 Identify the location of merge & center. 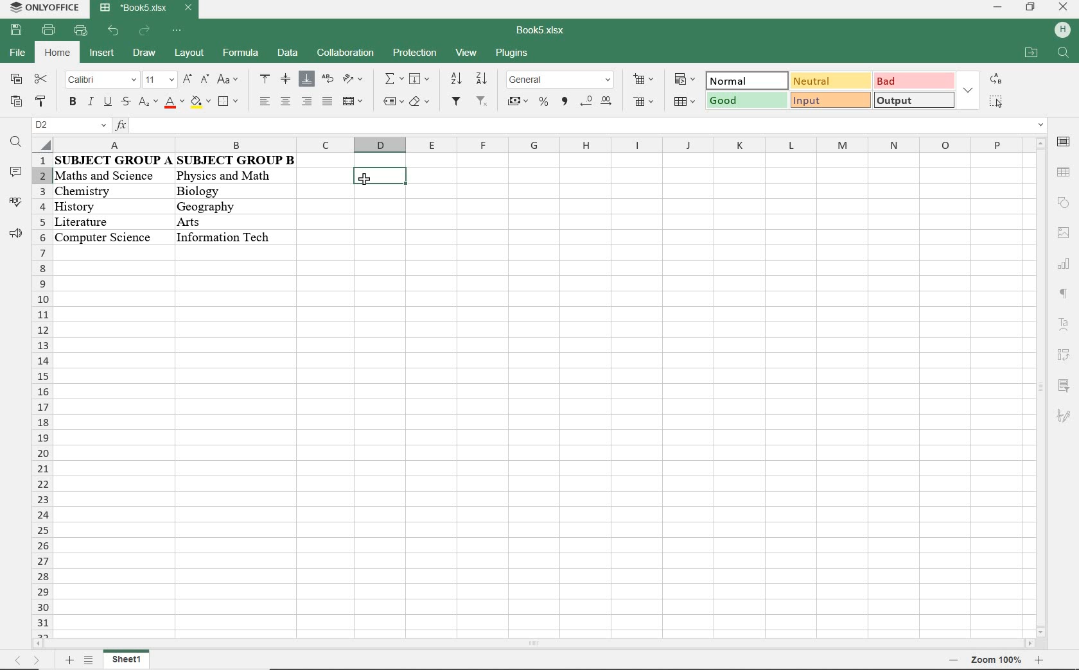
(353, 103).